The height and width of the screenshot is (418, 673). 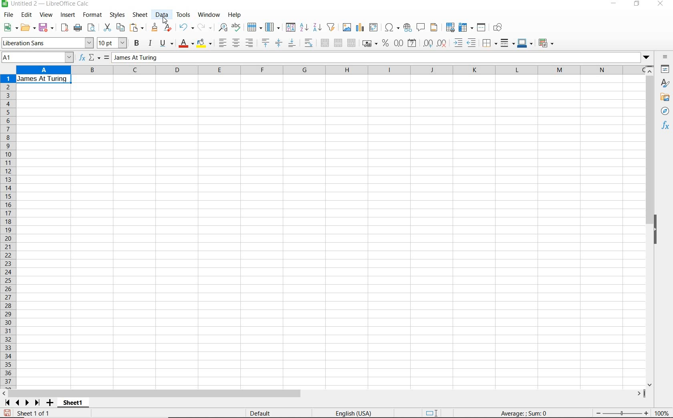 What do you see at coordinates (466, 28) in the screenshot?
I see `freeze rows and columns` at bounding box center [466, 28].